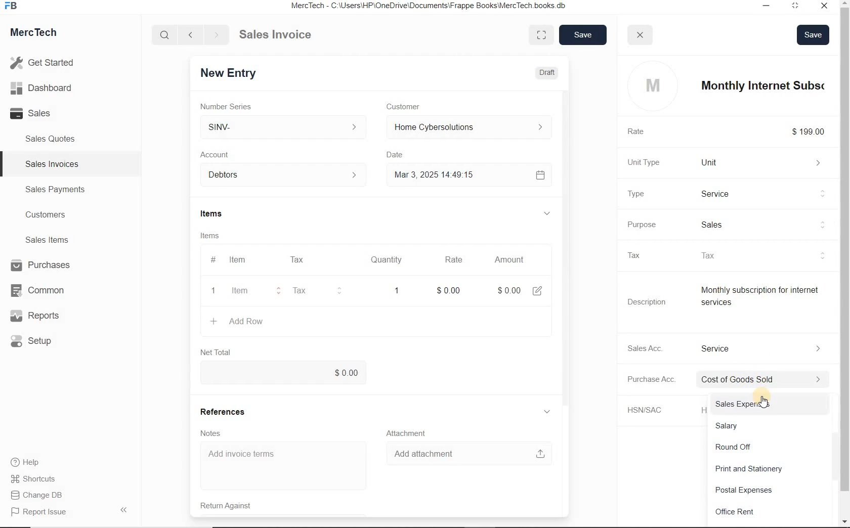 The height and width of the screenshot is (528, 850). I want to click on Purchases, so click(42, 266).